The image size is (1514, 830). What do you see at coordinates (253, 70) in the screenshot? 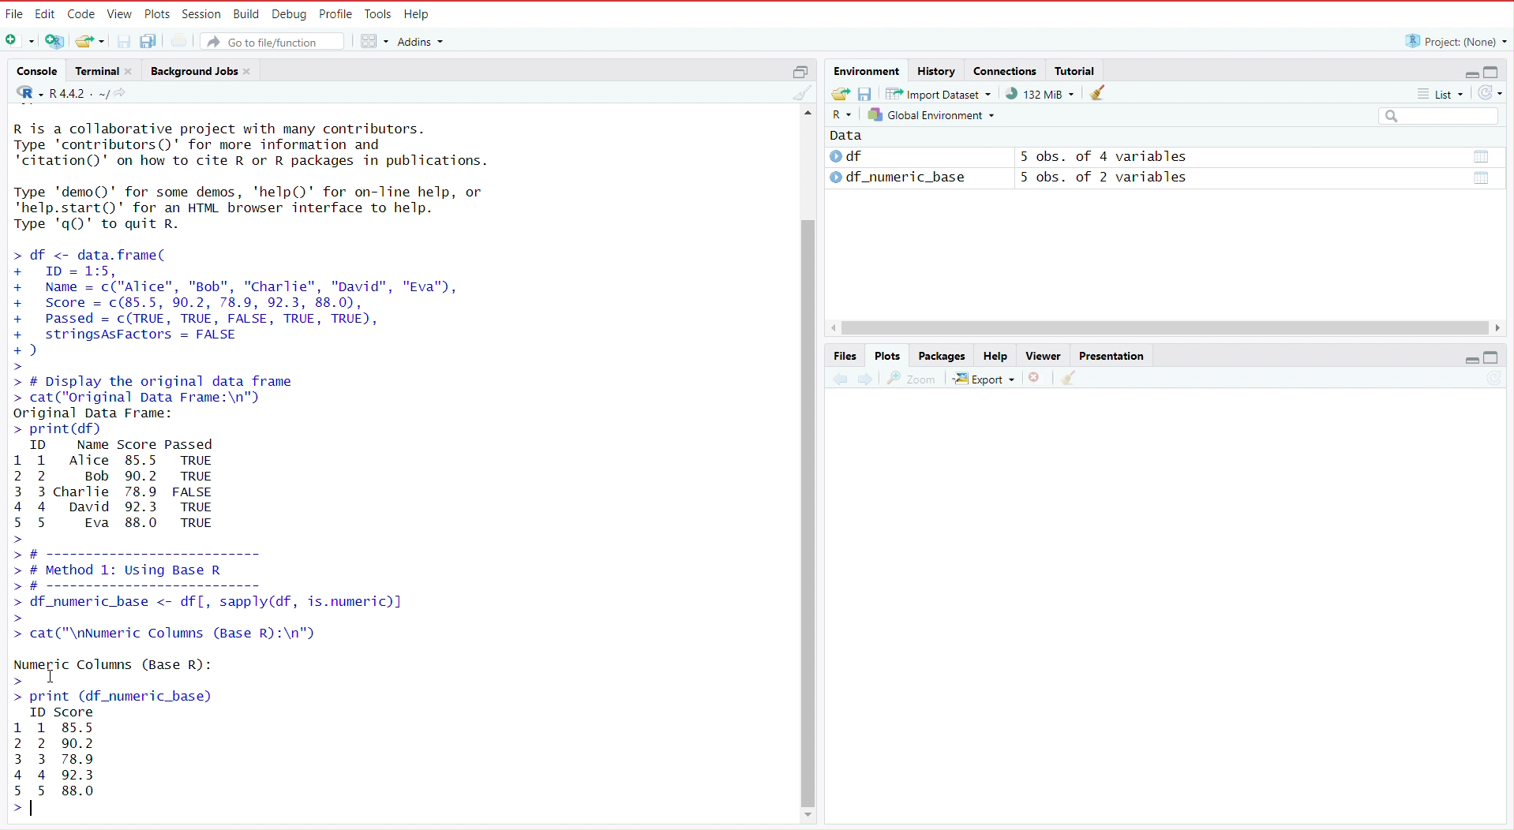
I see `close` at bounding box center [253, 70].